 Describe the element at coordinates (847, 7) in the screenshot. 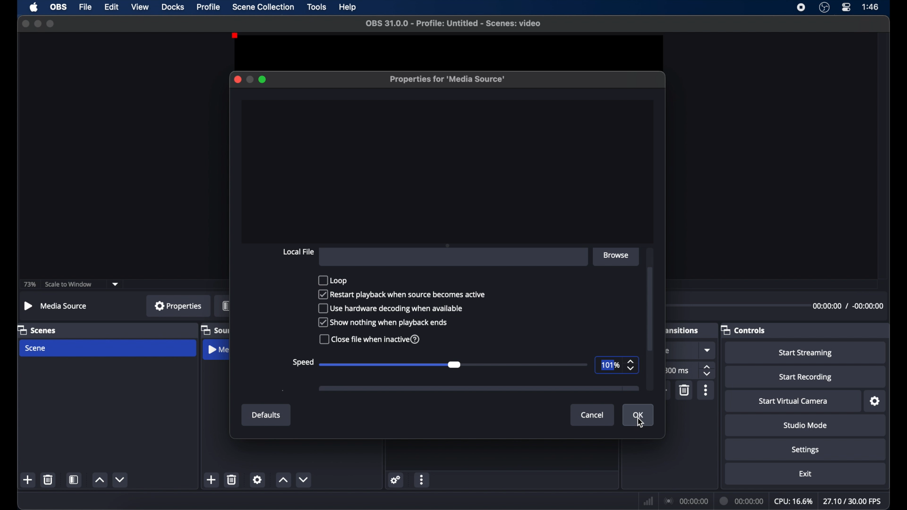

I see `control center` at that location.